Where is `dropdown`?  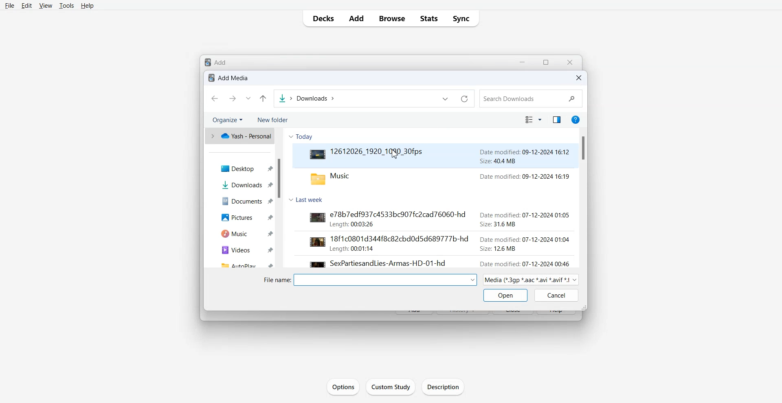 dropdown is located at coordinates (387, 280).